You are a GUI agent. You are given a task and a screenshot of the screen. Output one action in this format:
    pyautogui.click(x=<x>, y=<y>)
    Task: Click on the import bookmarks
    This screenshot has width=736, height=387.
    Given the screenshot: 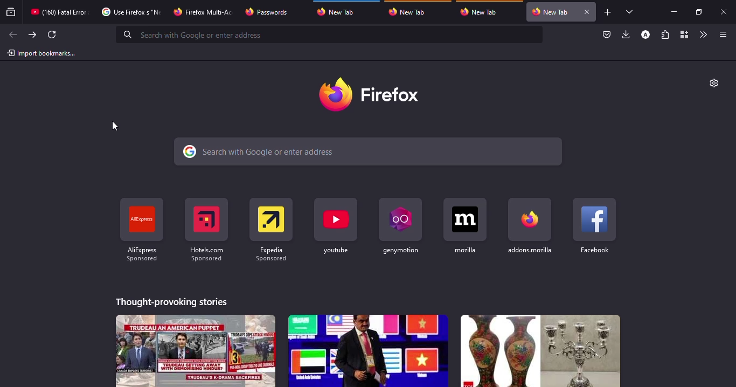 What is the action you would take?
    pyautogui.click(x=44, y=52)
    